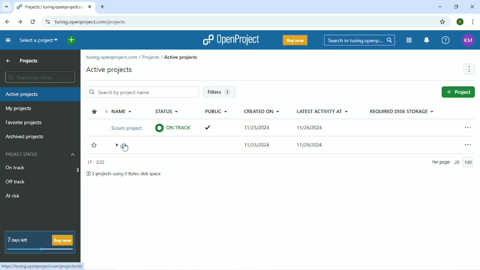 Image resolution: width=480 pixels, height=270 pixels. What do you see at coordinates (126, 148) in the screenshot?
I see `CURSOR` at bounding box center [126, 148].